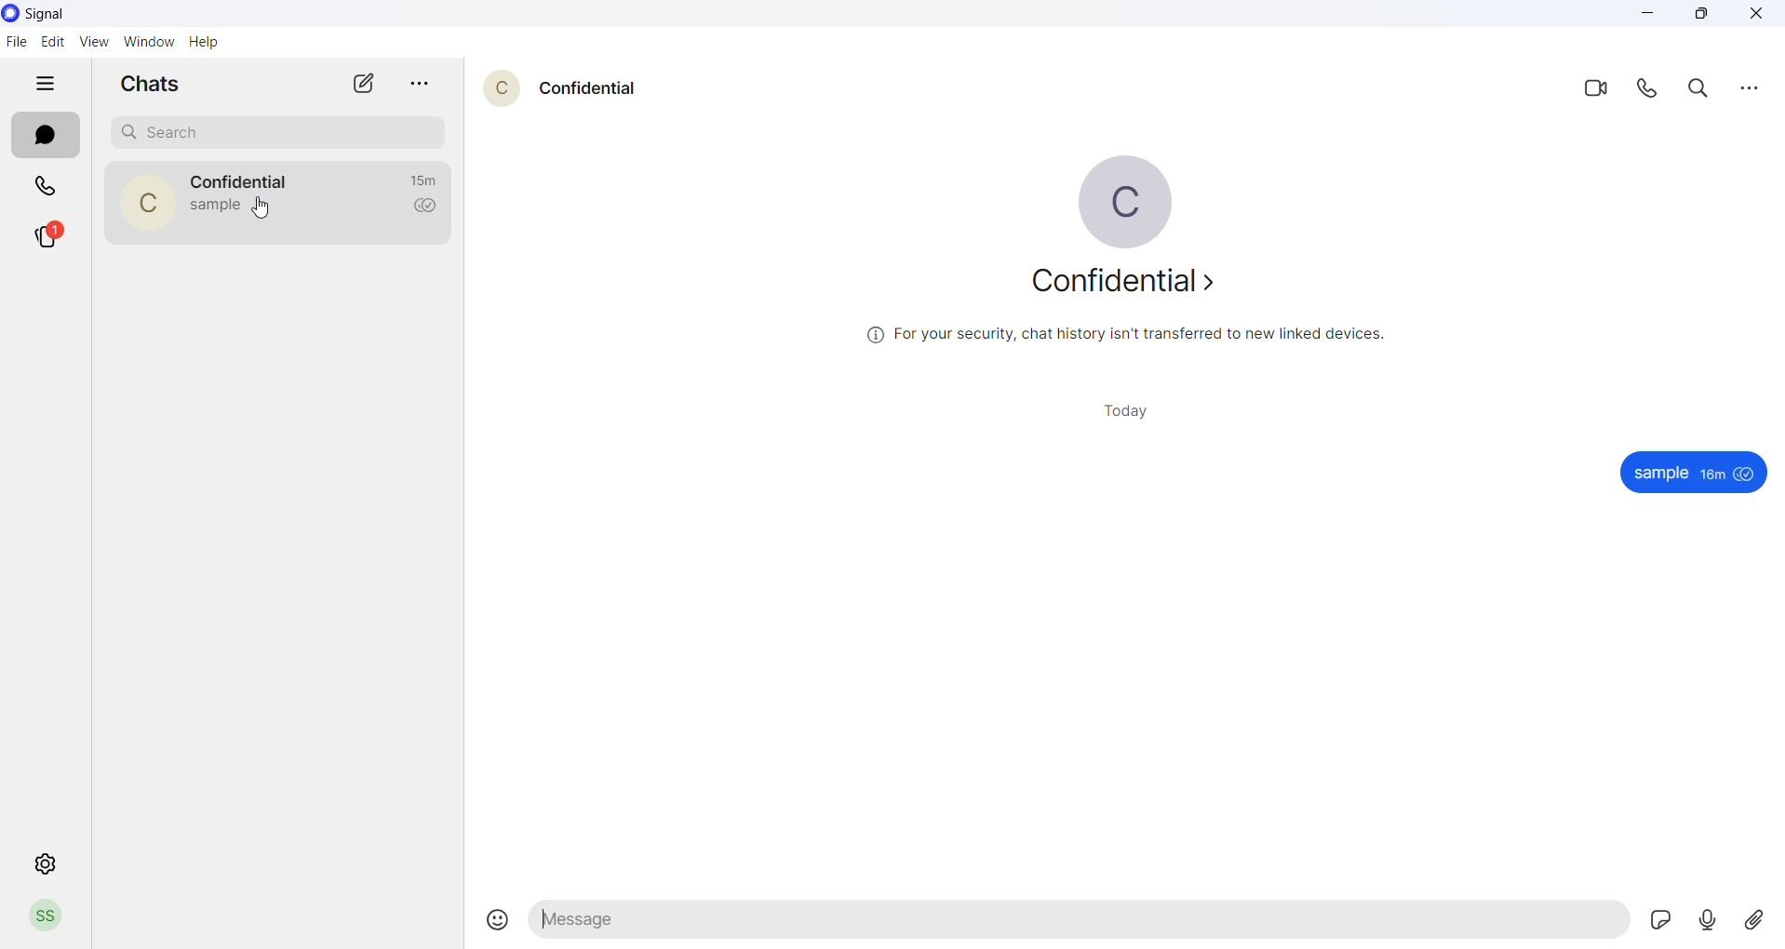  I want to click on call , so click(1654, 90).